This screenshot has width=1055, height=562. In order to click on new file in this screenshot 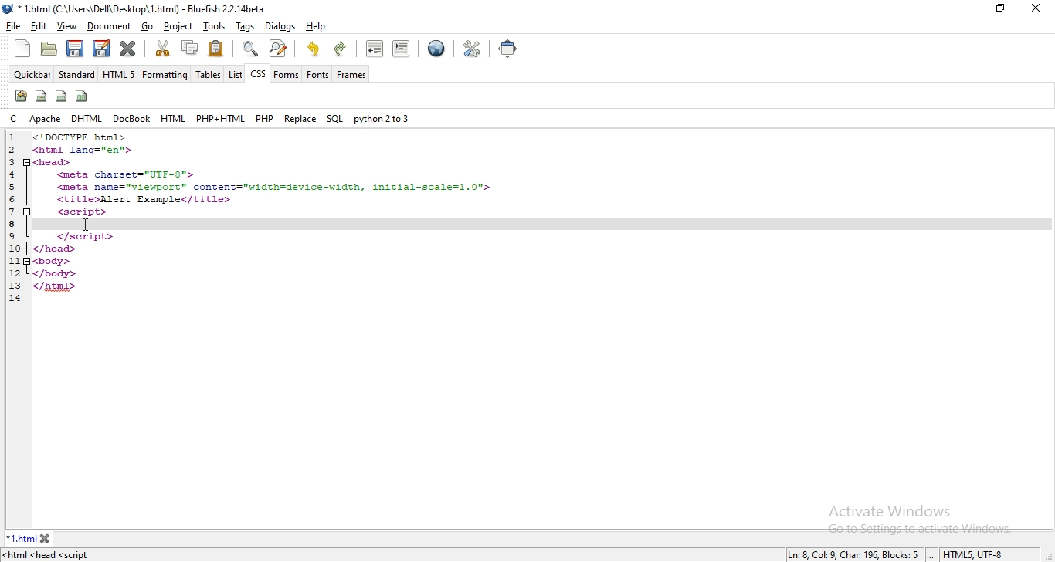, I will do `click(22, 48)`.